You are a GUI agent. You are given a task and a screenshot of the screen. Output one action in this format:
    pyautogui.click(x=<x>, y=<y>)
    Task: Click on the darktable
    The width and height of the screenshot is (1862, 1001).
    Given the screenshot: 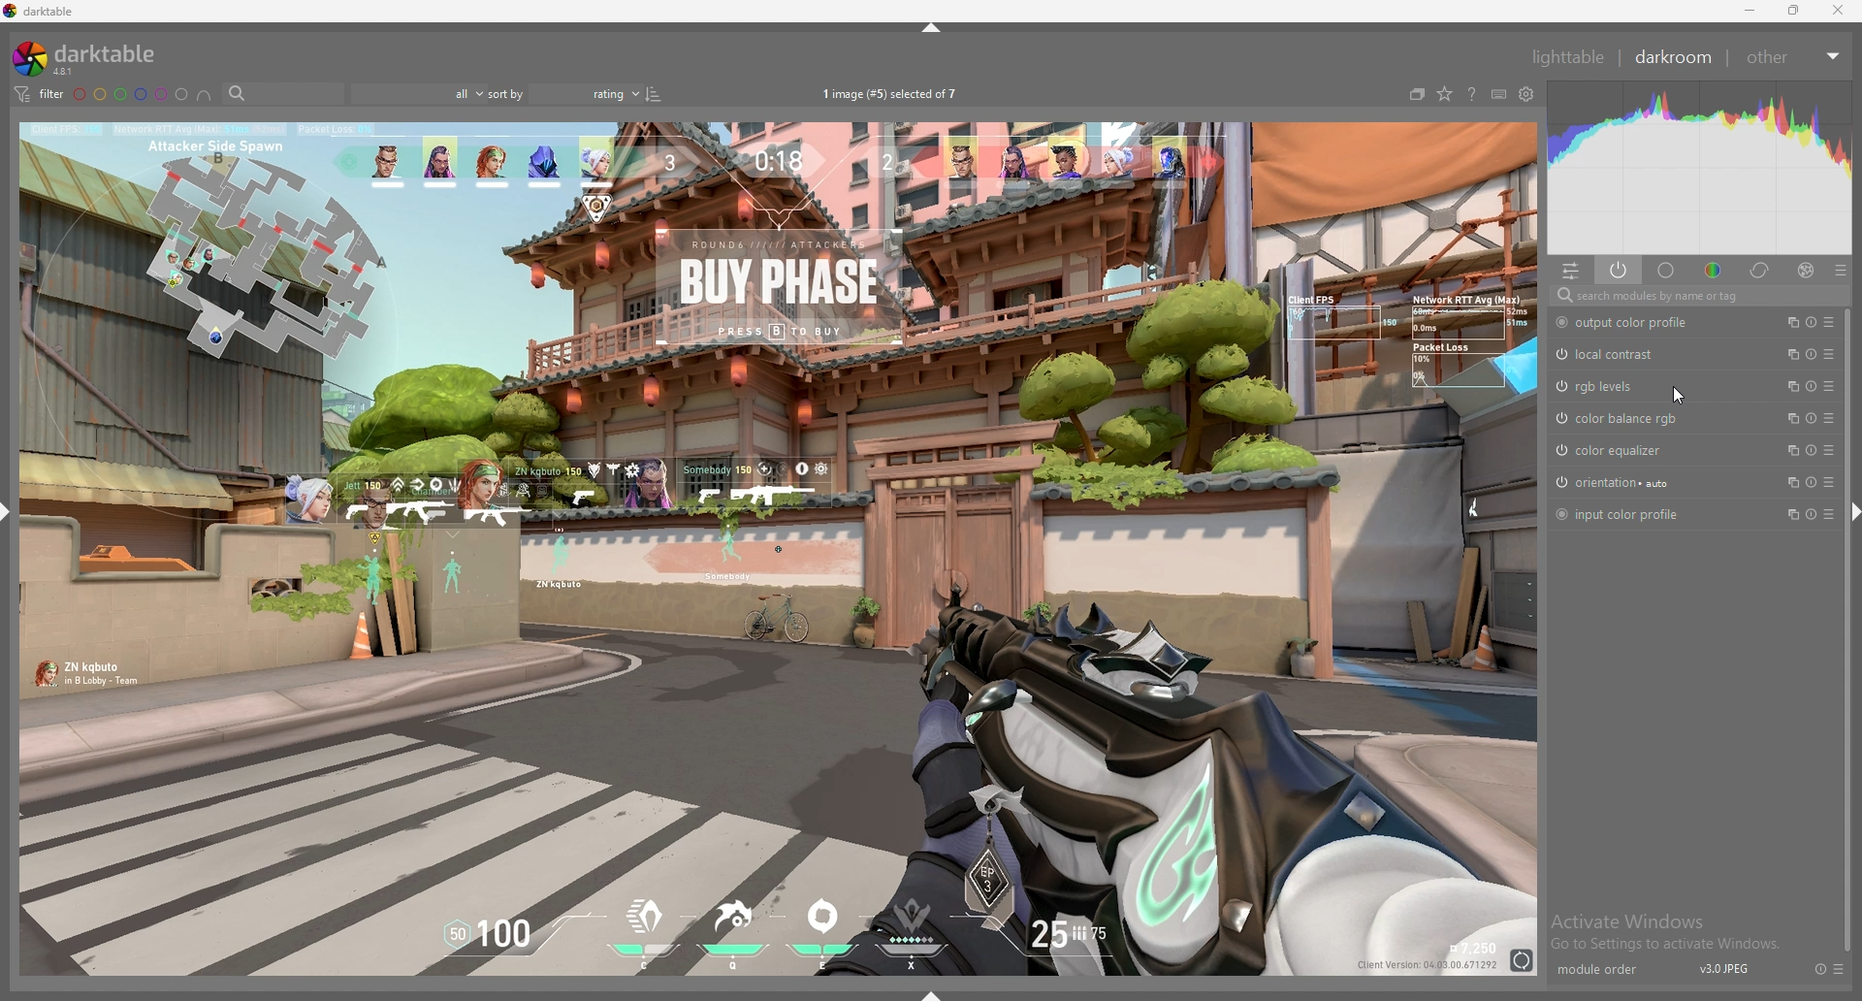 What is the action you would take?
    pyautogui.click(x=42, y=11)
    